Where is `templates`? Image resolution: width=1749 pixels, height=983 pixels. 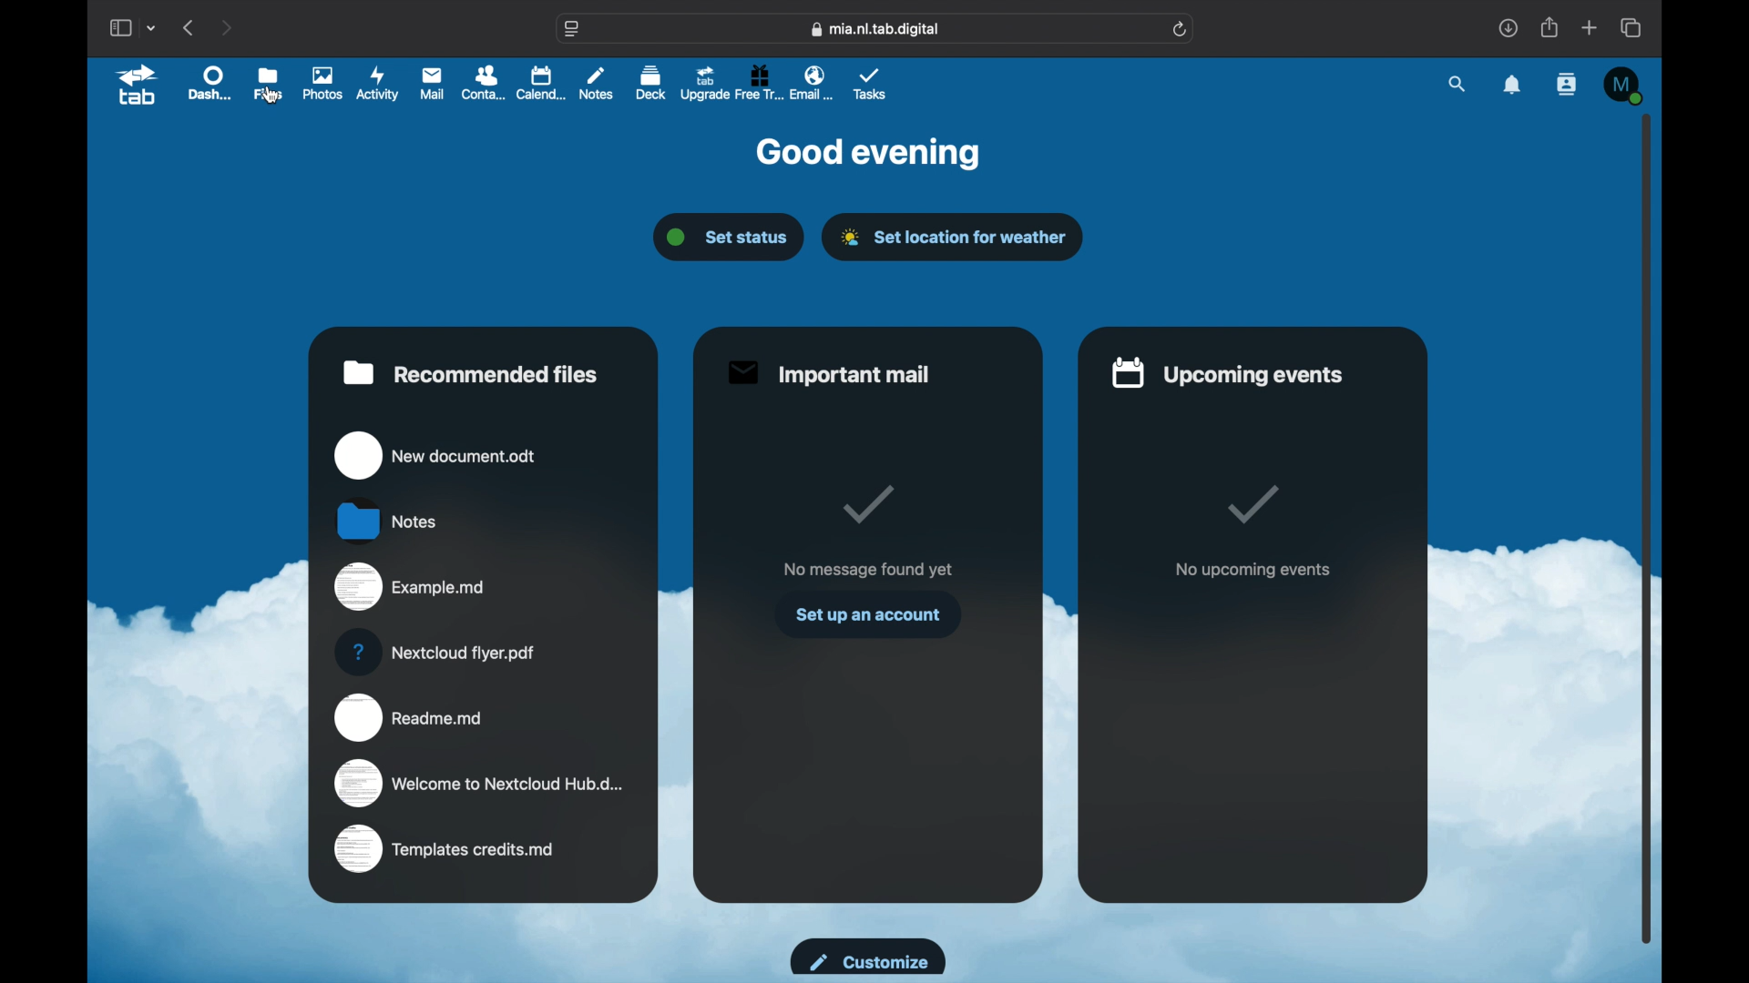
templates is located at coordinates (447, 849).